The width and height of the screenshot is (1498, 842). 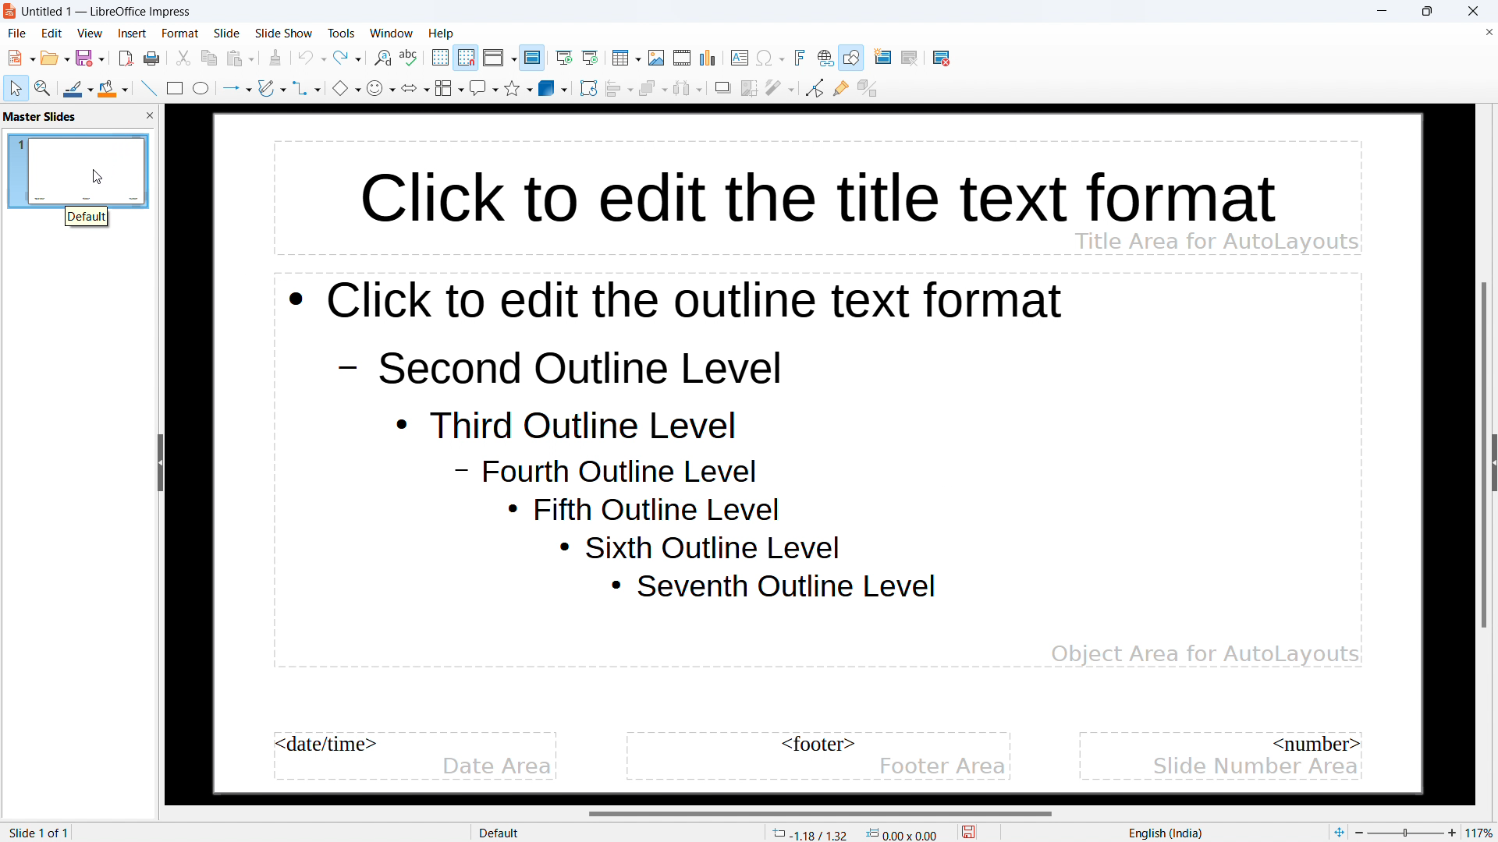 What do you see at coordinates (815, 88) in the screenshot?
I see `toggle point edit mode` at bounding box center [815, 88].